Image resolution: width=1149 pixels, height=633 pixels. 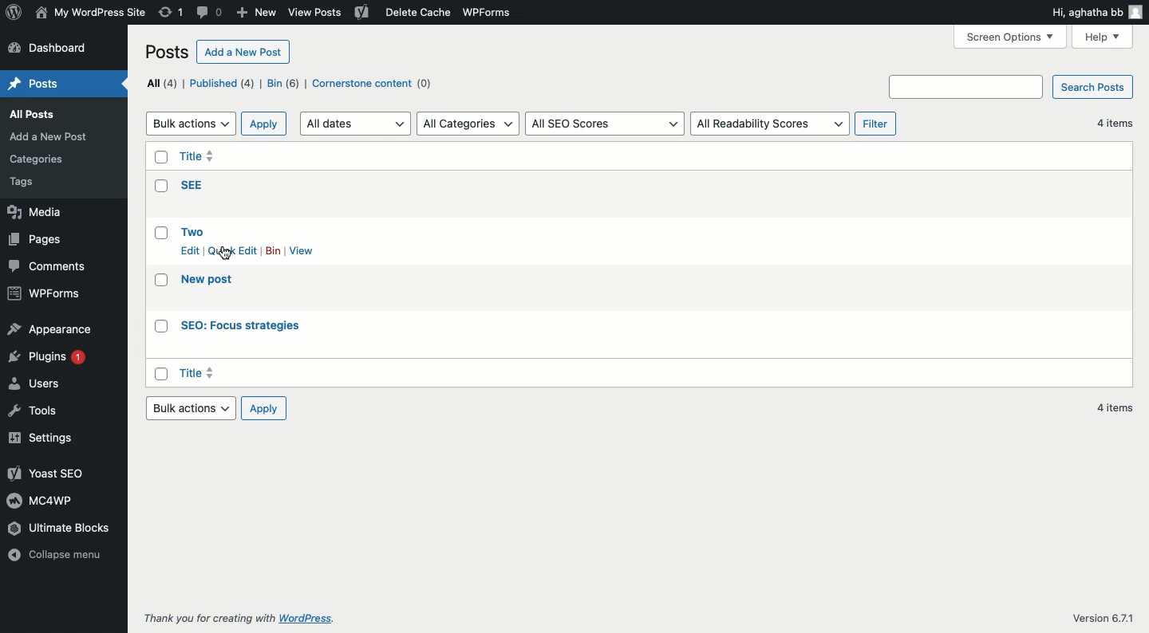 I want to click on Pages, so click(x=38, y=240).